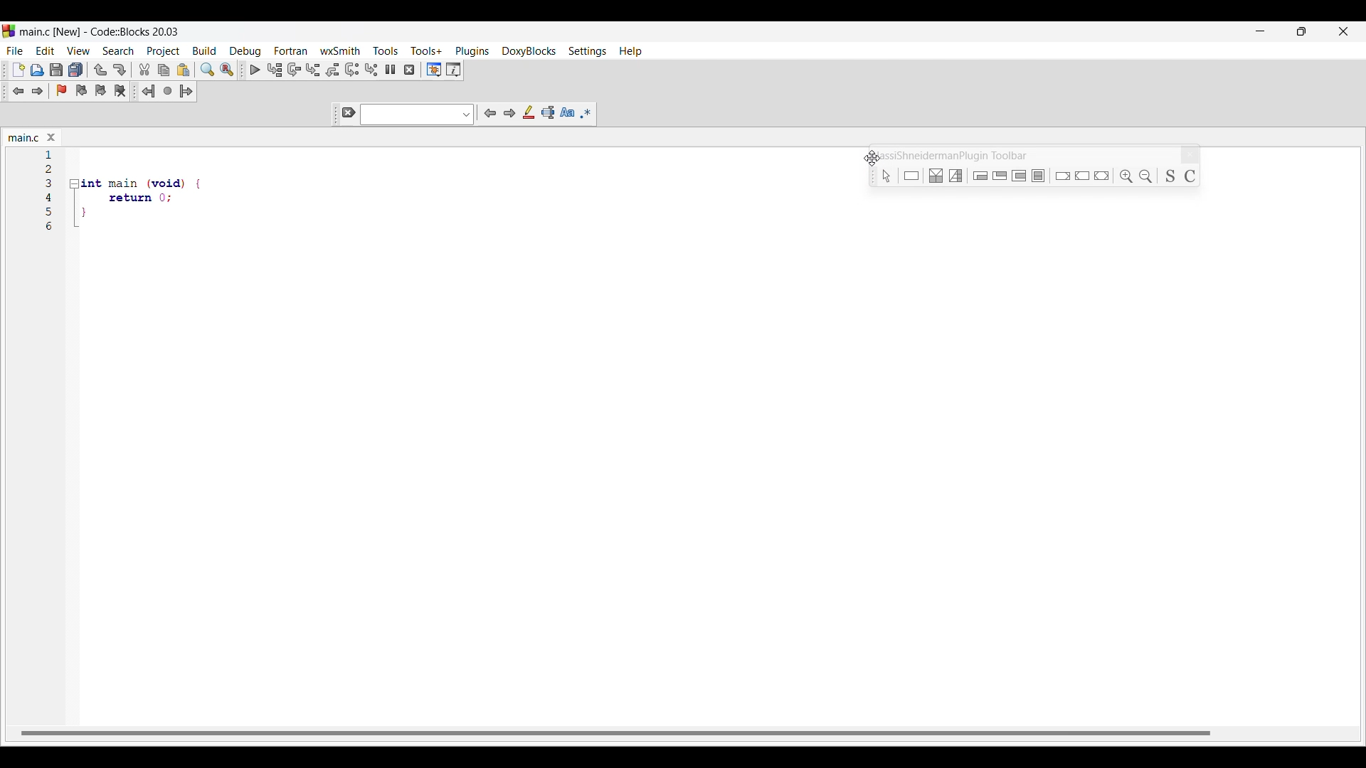 The image size is (1366, 768). Describe the element at coordinates (164, 70) in the screenshot. I see `Copy` at that location.